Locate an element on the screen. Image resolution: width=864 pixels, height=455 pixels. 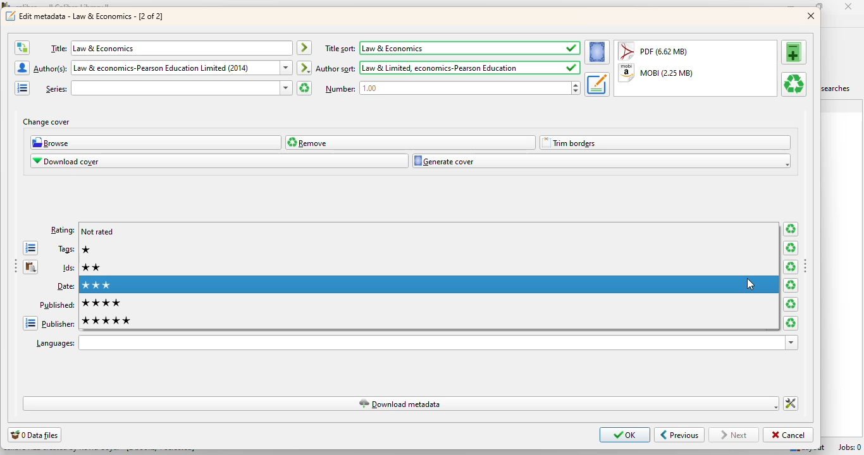
author(s): law & economics- Pearson education limited (2024) is located at coordinates (162, 68).